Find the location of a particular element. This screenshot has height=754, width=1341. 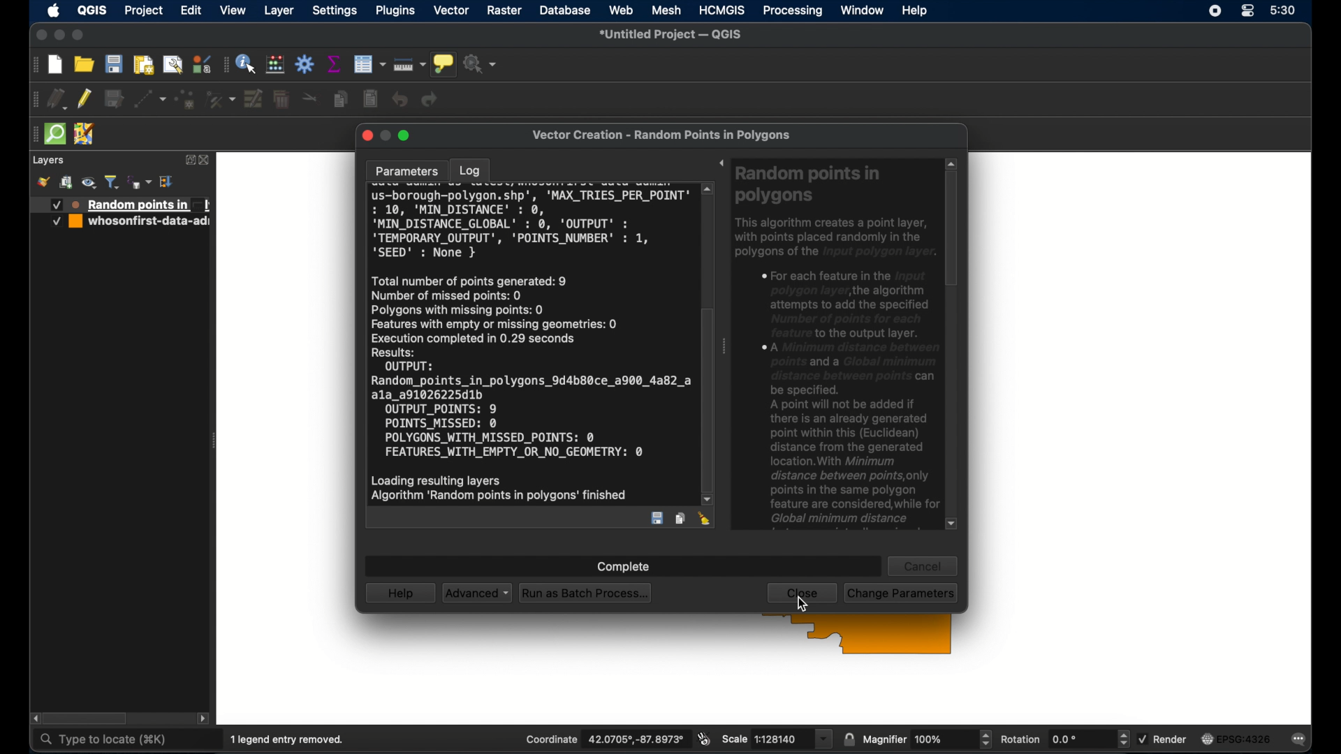

close is located at coordinates (802, 596).